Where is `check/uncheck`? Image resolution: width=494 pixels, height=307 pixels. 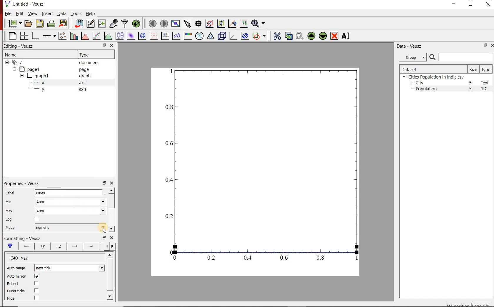 check/uncheck is located at coordinates (36, 299).